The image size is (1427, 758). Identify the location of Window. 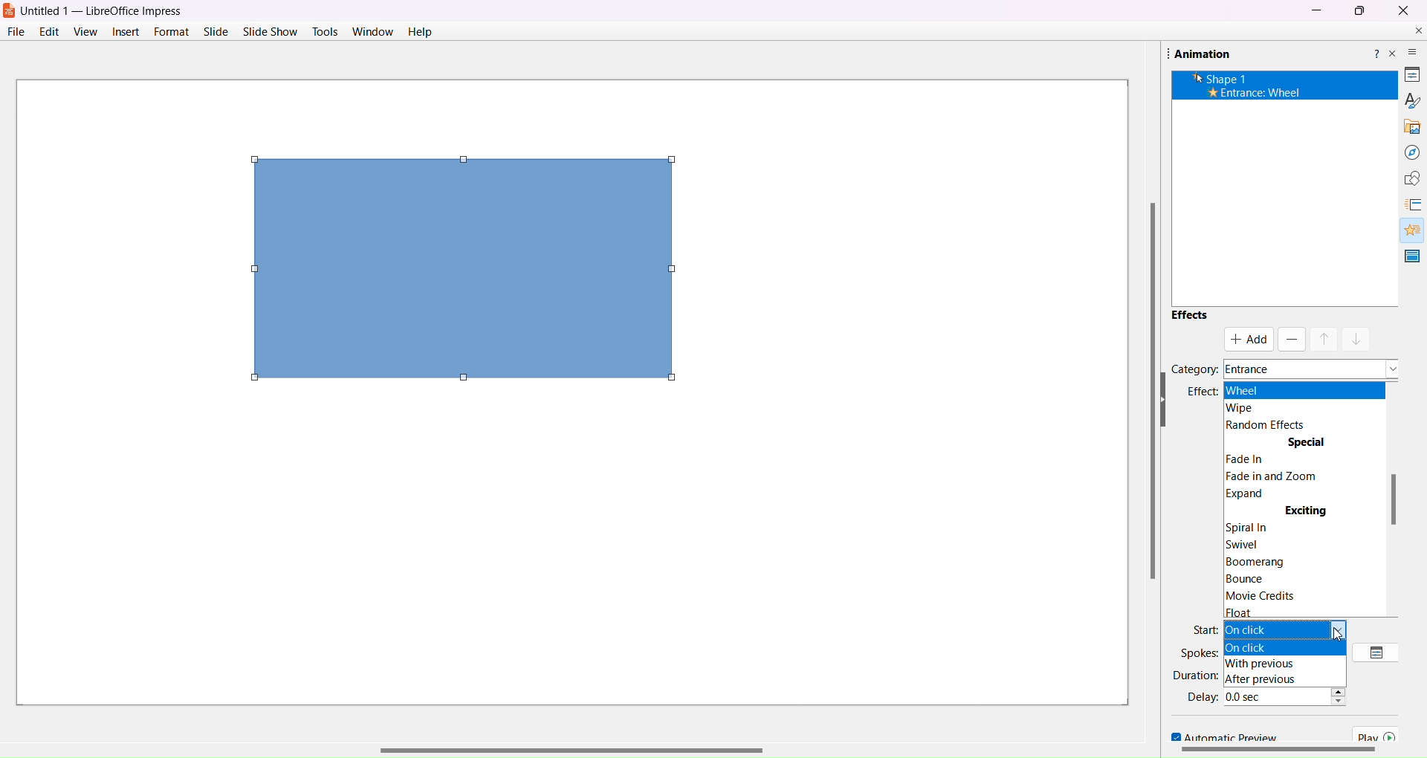
(373, 31).